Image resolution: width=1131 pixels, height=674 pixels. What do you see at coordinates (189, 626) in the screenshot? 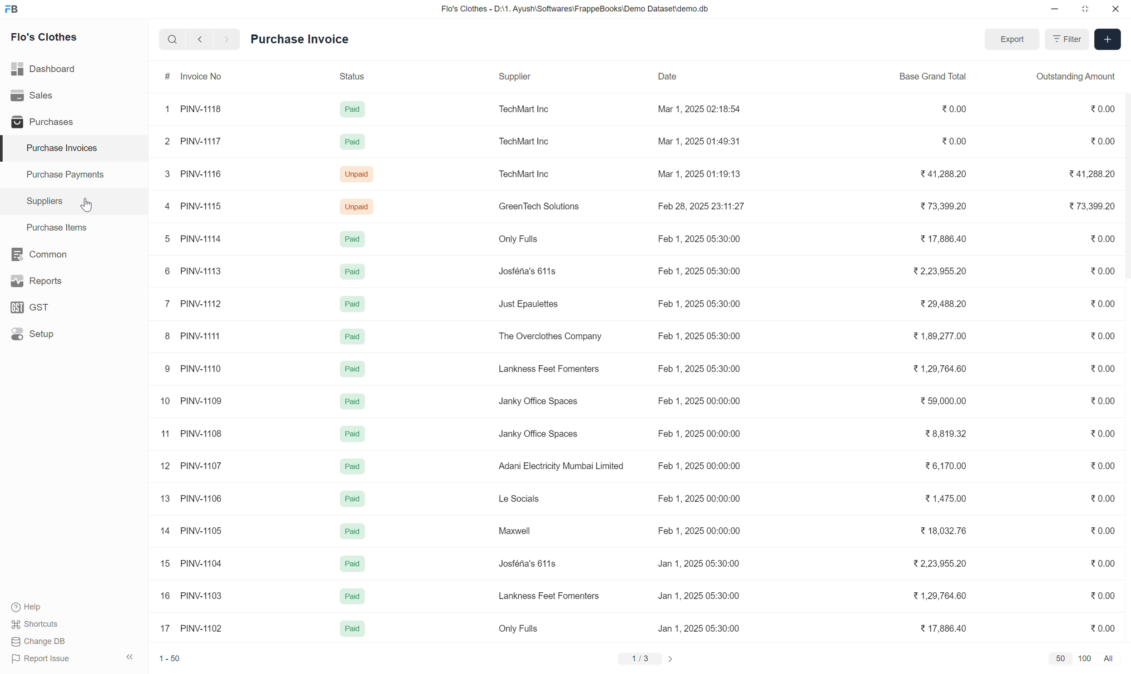
I see `17 PINV-1102` at bounding box center [189, 626].